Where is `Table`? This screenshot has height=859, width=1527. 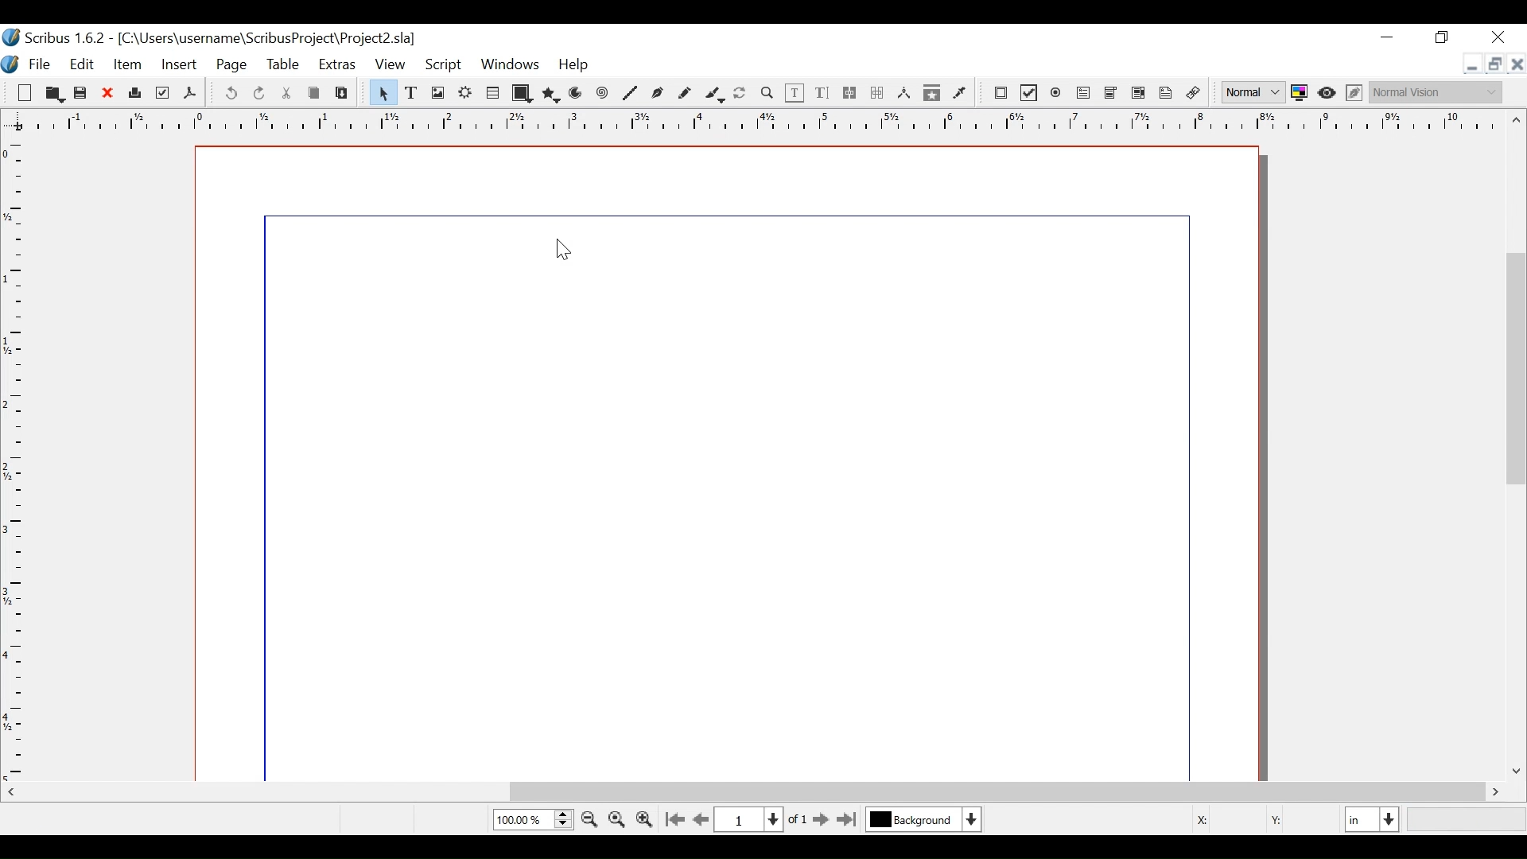
Table is located at coordinates (281, 65).